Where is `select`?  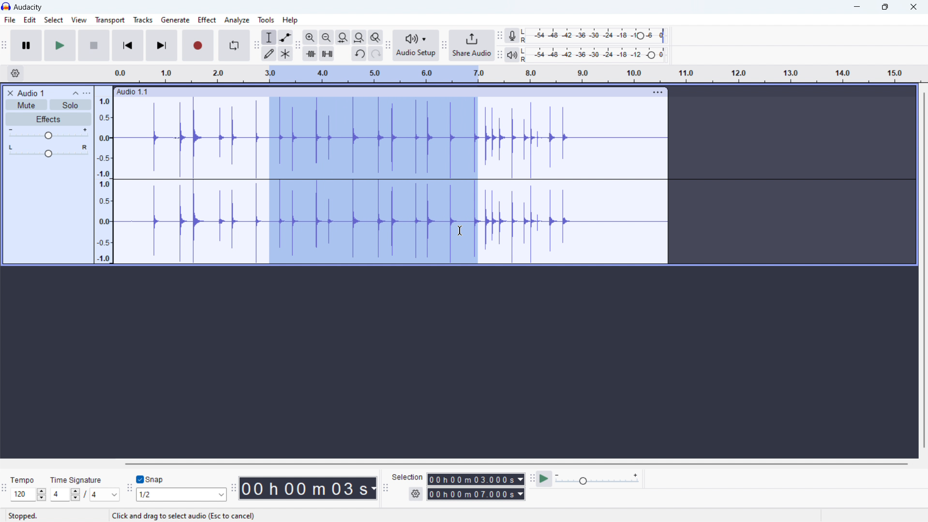
select is located at coordinates (54, 19).